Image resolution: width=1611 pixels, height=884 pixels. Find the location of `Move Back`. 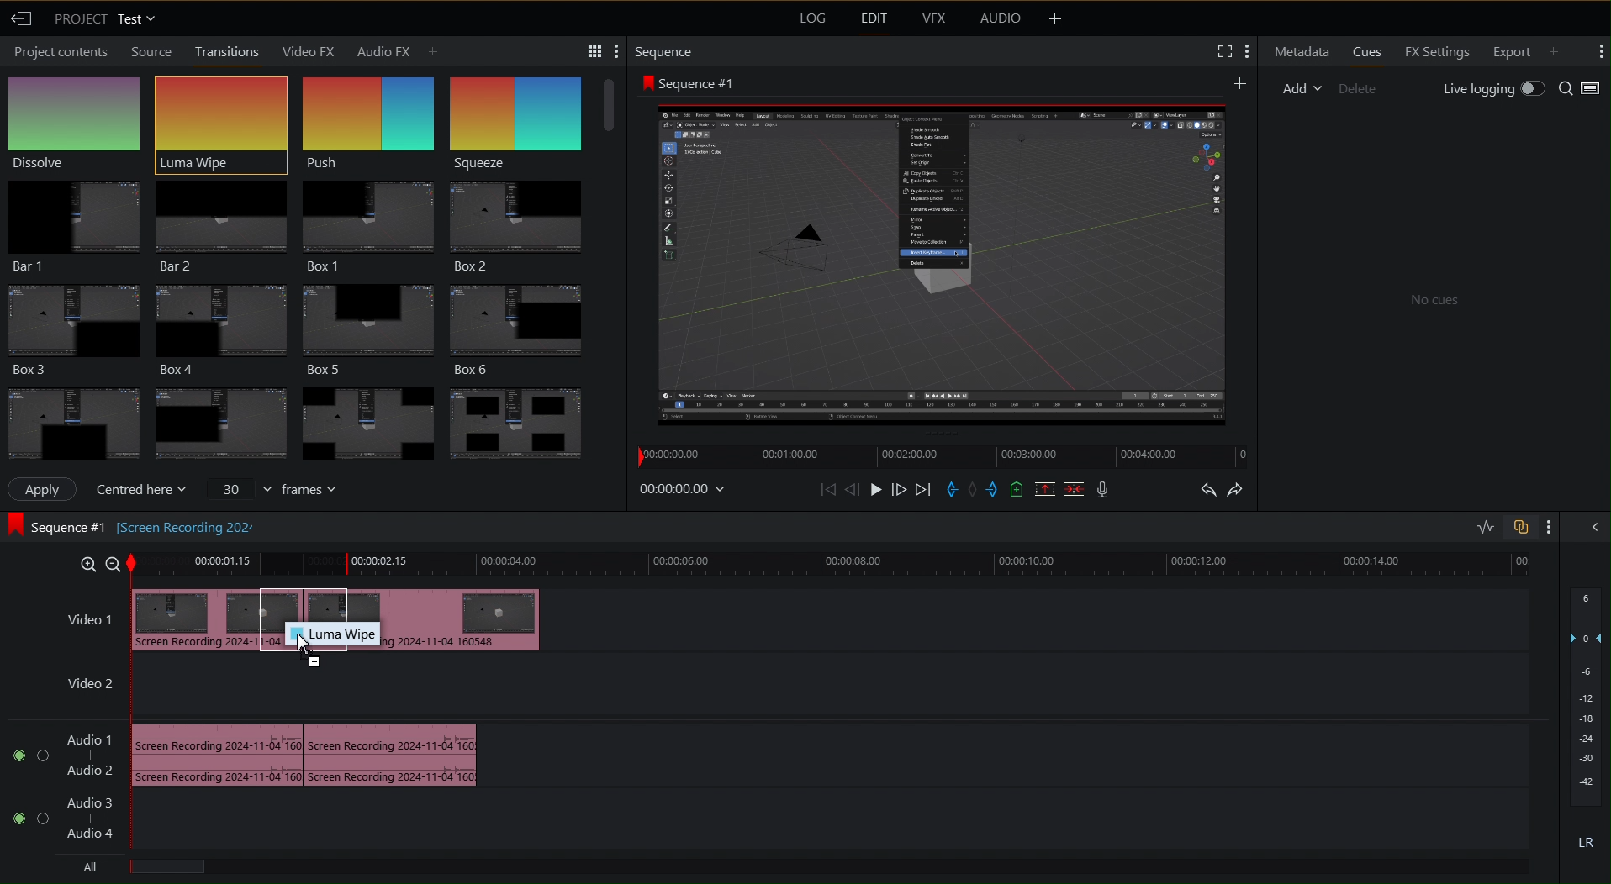

Move Back is located at coordinates (853, 490).